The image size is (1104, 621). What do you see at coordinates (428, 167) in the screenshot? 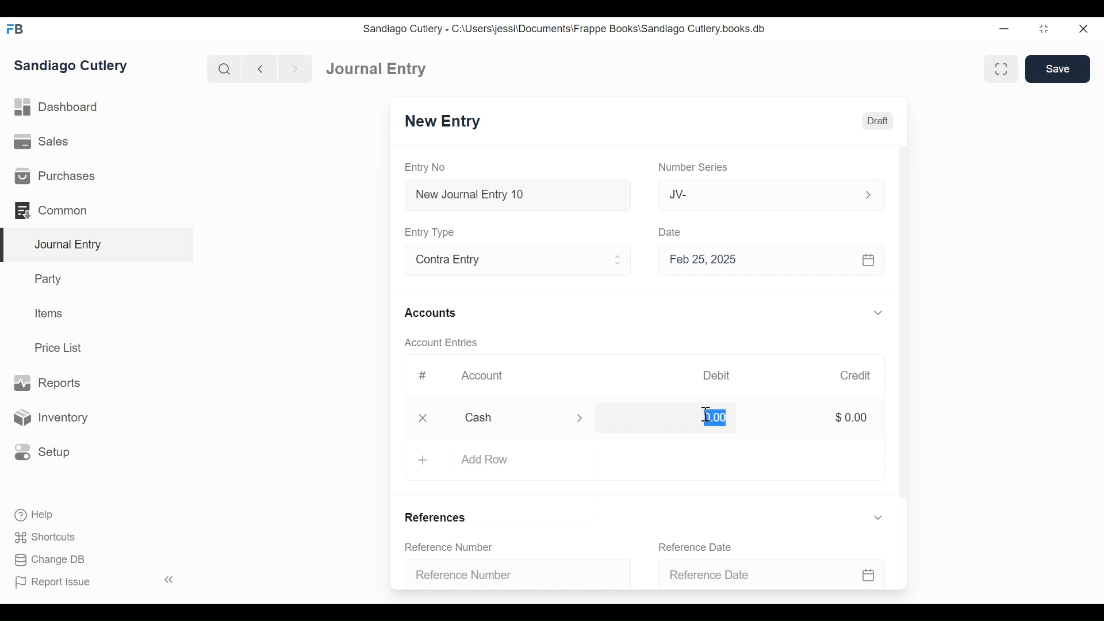
I see `Entry No` at bounding box center [428, 167].